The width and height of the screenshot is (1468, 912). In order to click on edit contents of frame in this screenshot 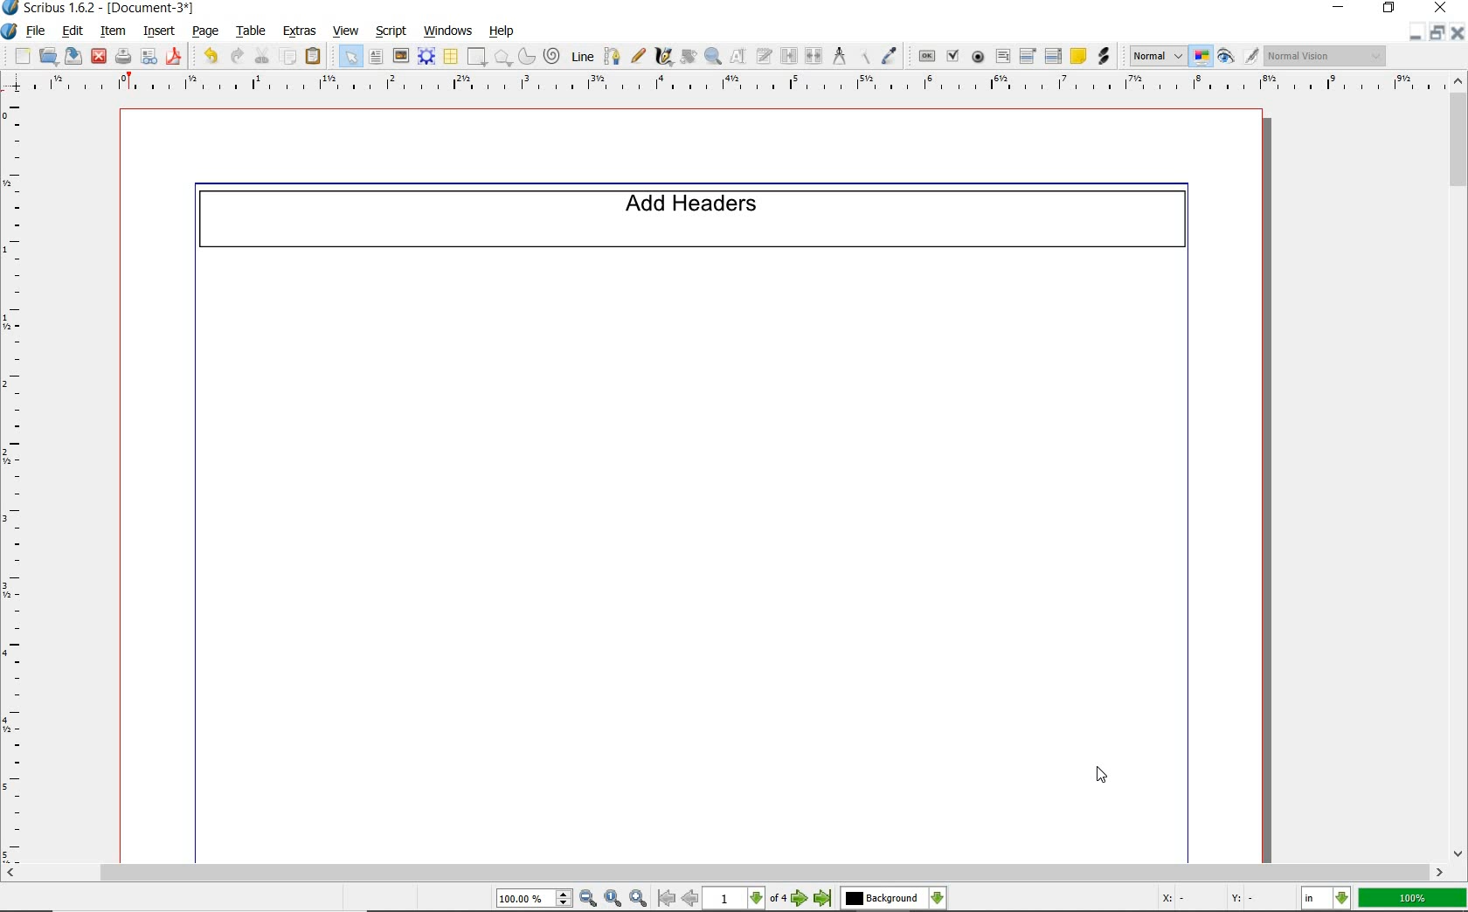, I will do `click(738, 56)`.